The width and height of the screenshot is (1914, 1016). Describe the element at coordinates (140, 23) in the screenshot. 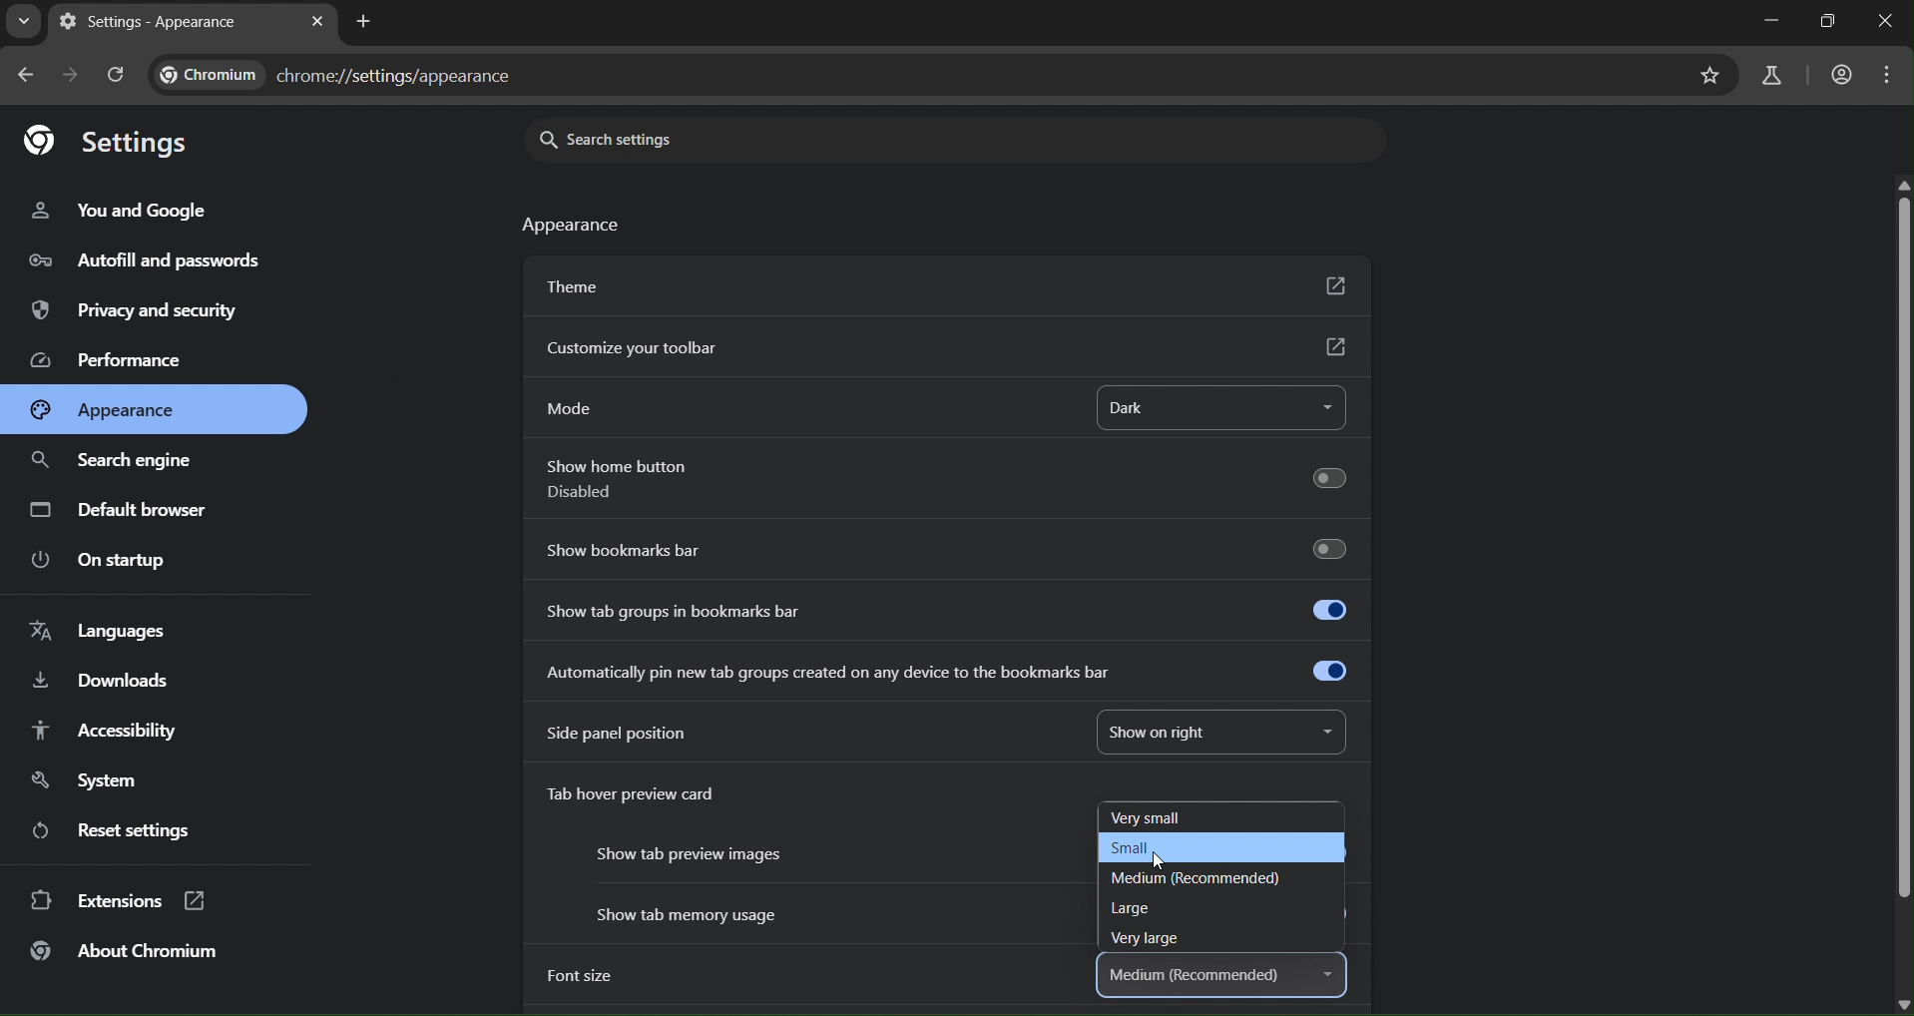

I see `current tab` at that location.